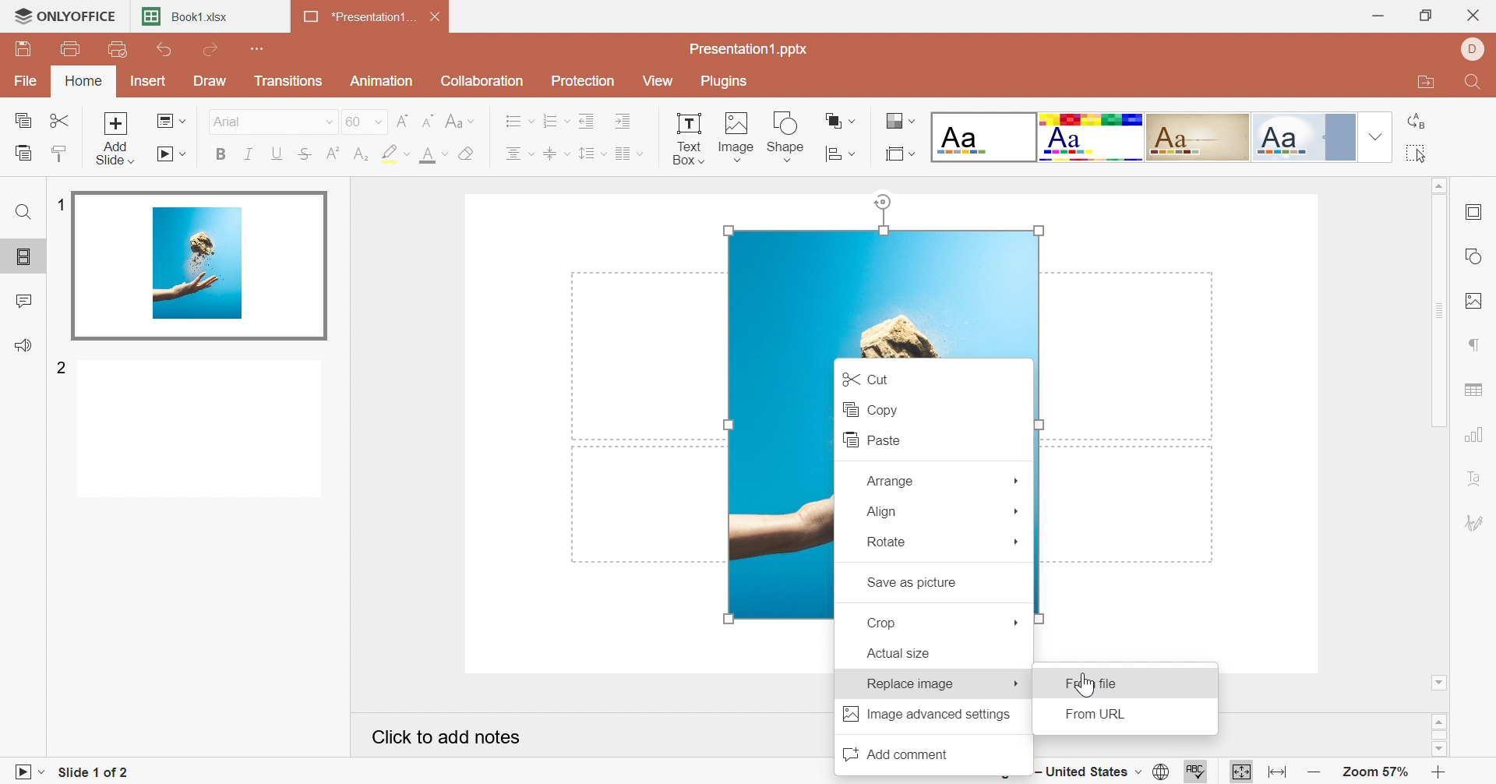 The image size is (1496, 784). What do you see at coordinates (24, 258) in the screenshot?
I see `Slides` at bounding box center [24, 258].